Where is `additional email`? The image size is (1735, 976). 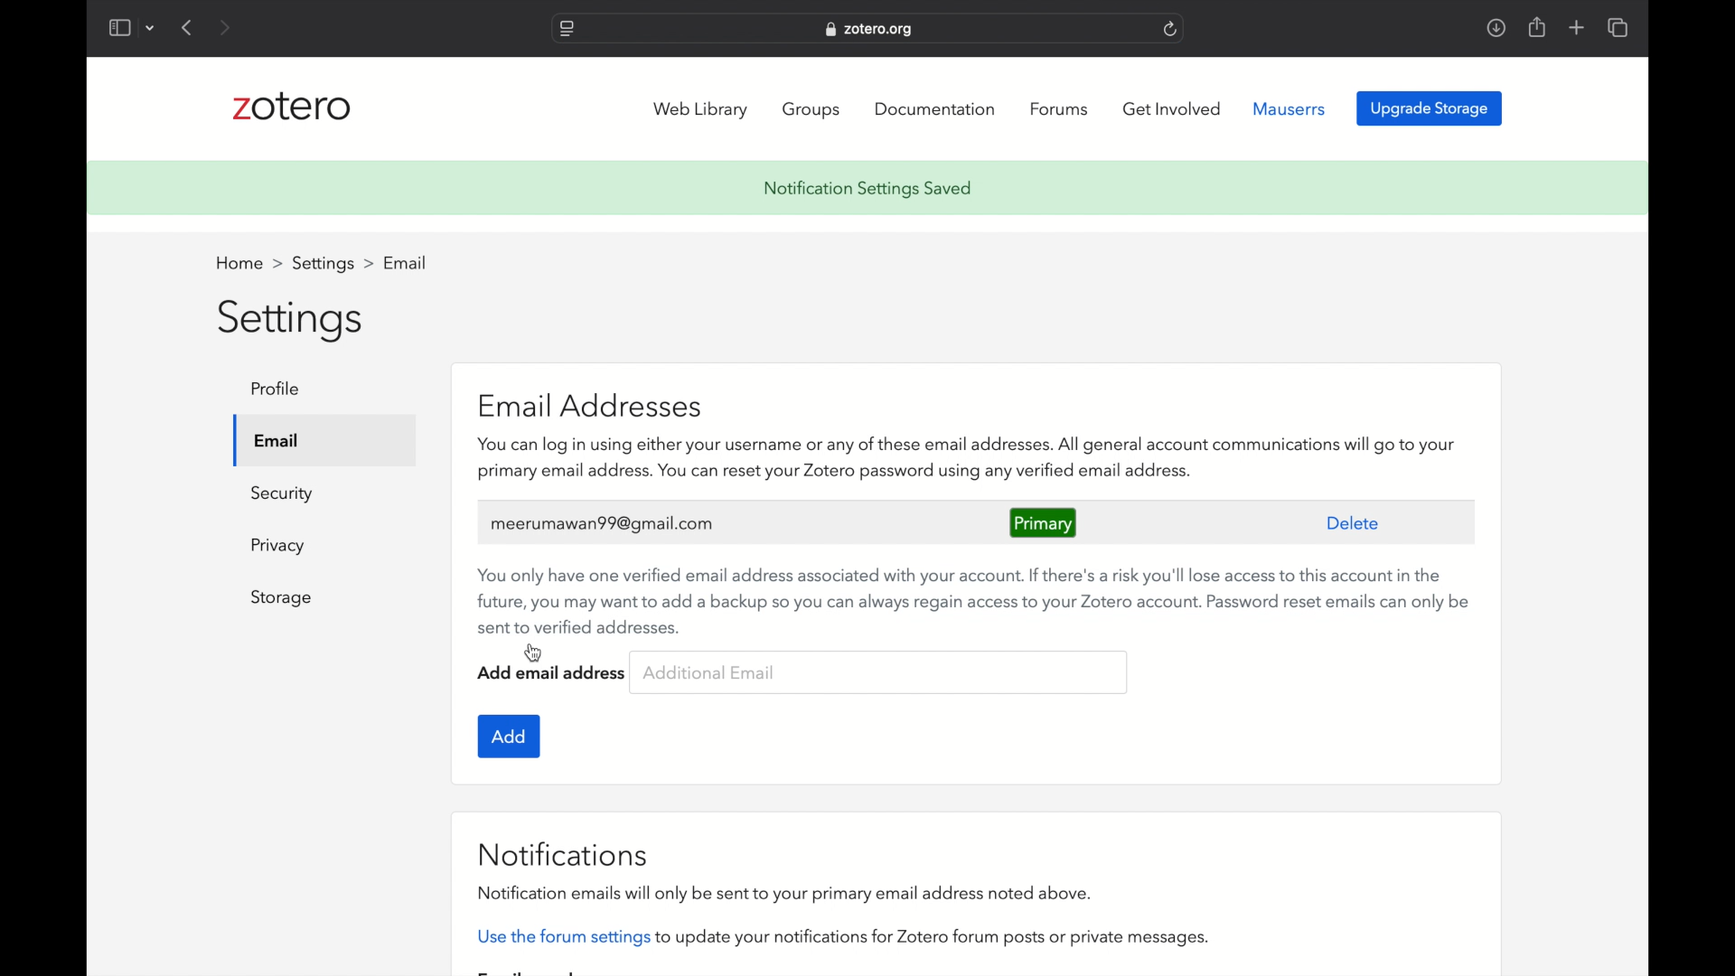
additional email is located at coordinates (709, 673).